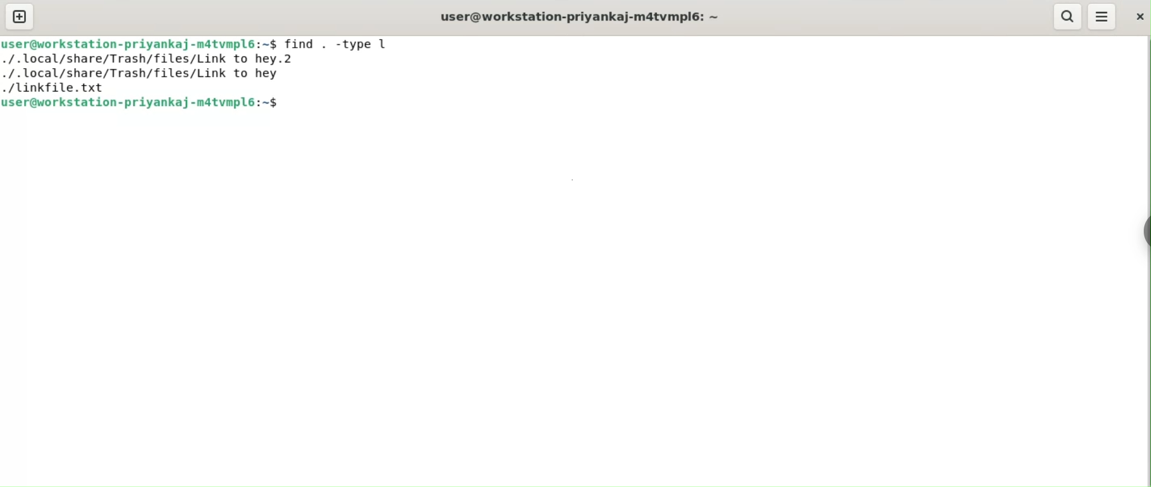 This screenshot has height=487, width=1151. What do you see at coordinates (21, 16) in the screenshot?
I see `new tab` at bounding box center [21, 16].